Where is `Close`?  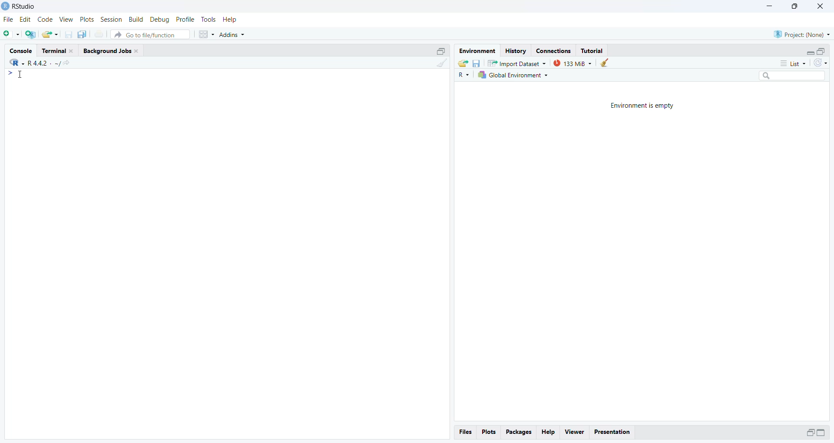 Close is located at coordinates (817, 7).